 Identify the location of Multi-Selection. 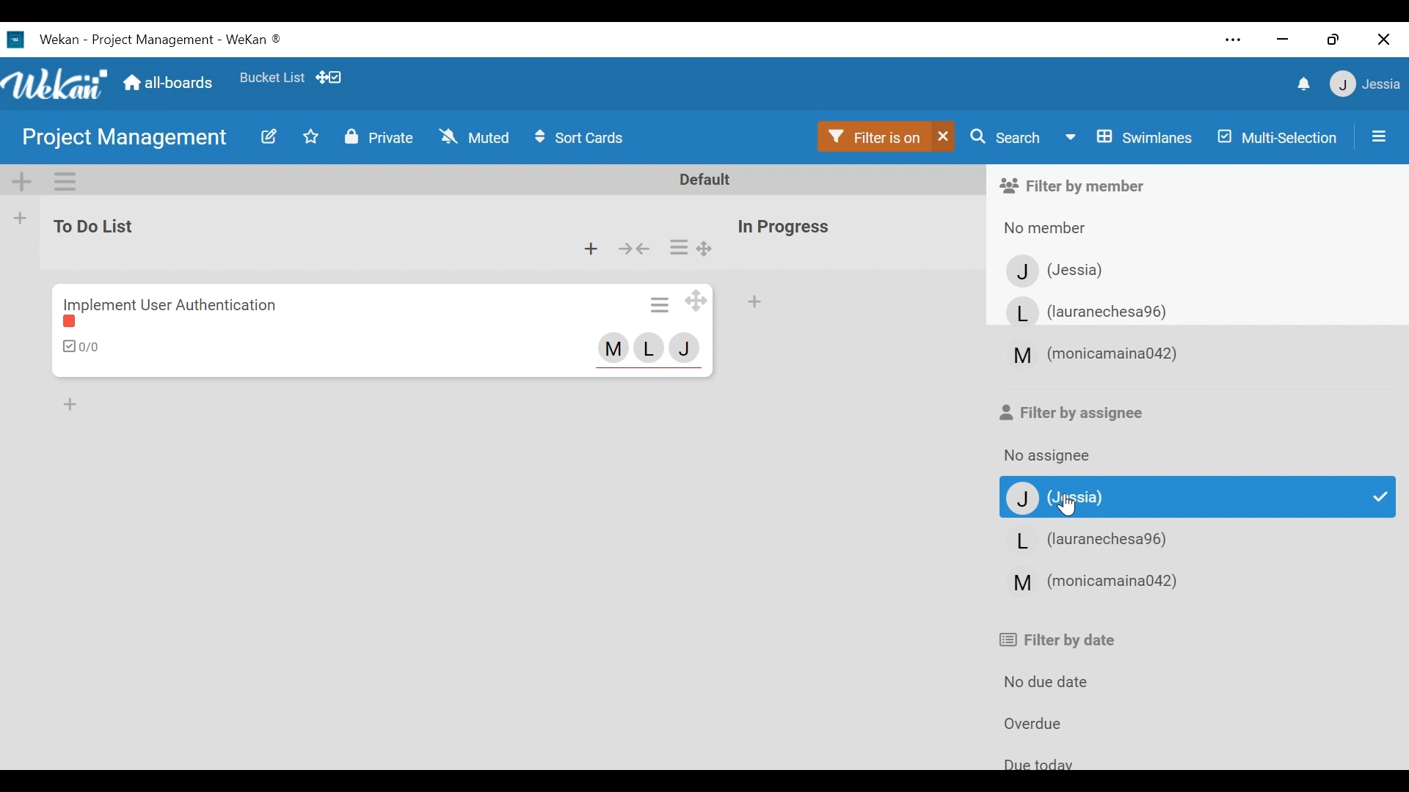
(1276, 136).